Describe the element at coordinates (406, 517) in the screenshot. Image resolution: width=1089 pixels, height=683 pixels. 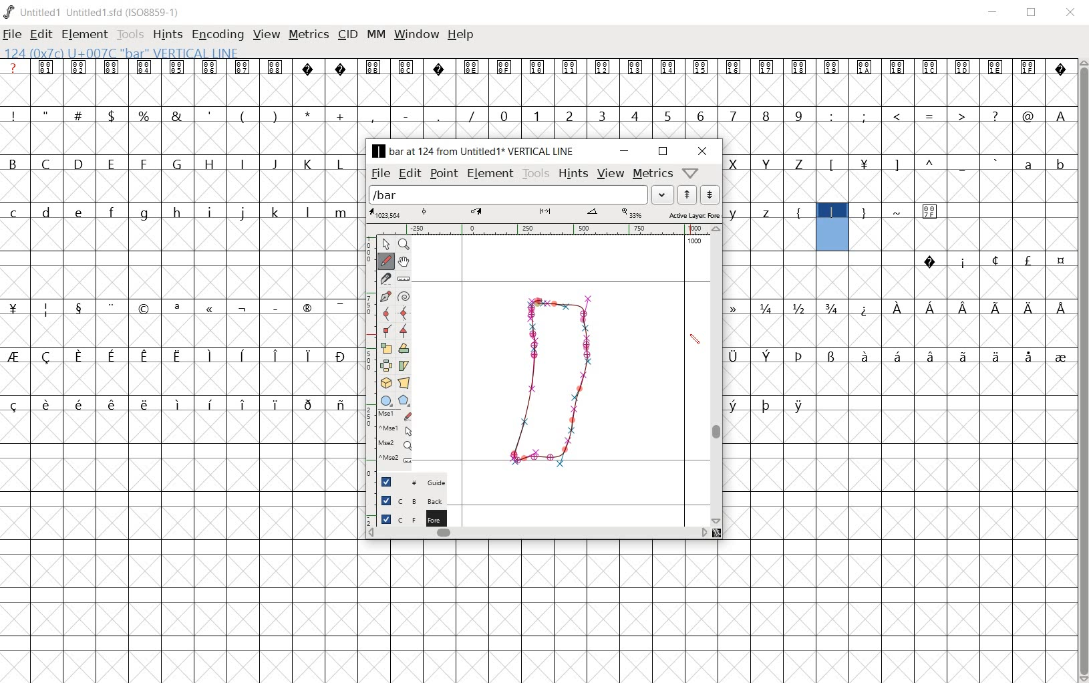
I see `foreground` at that location.